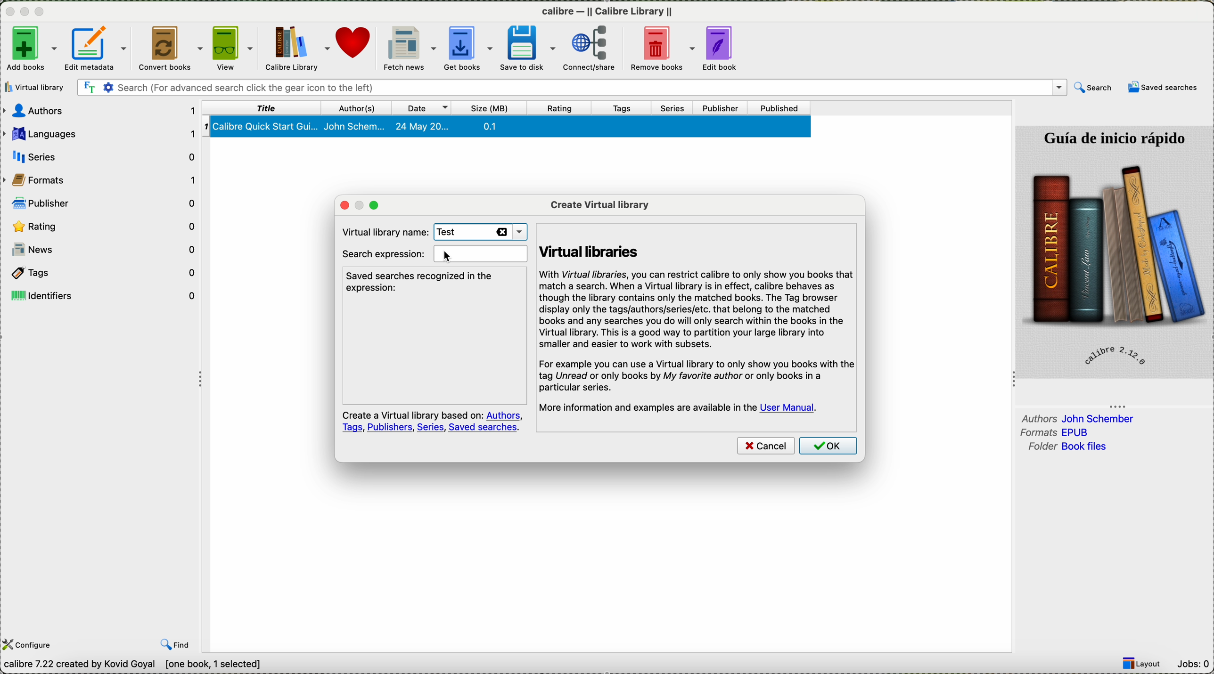 This screenshot has height=674, width=1214. I want to click on authors, so click(102, 112).